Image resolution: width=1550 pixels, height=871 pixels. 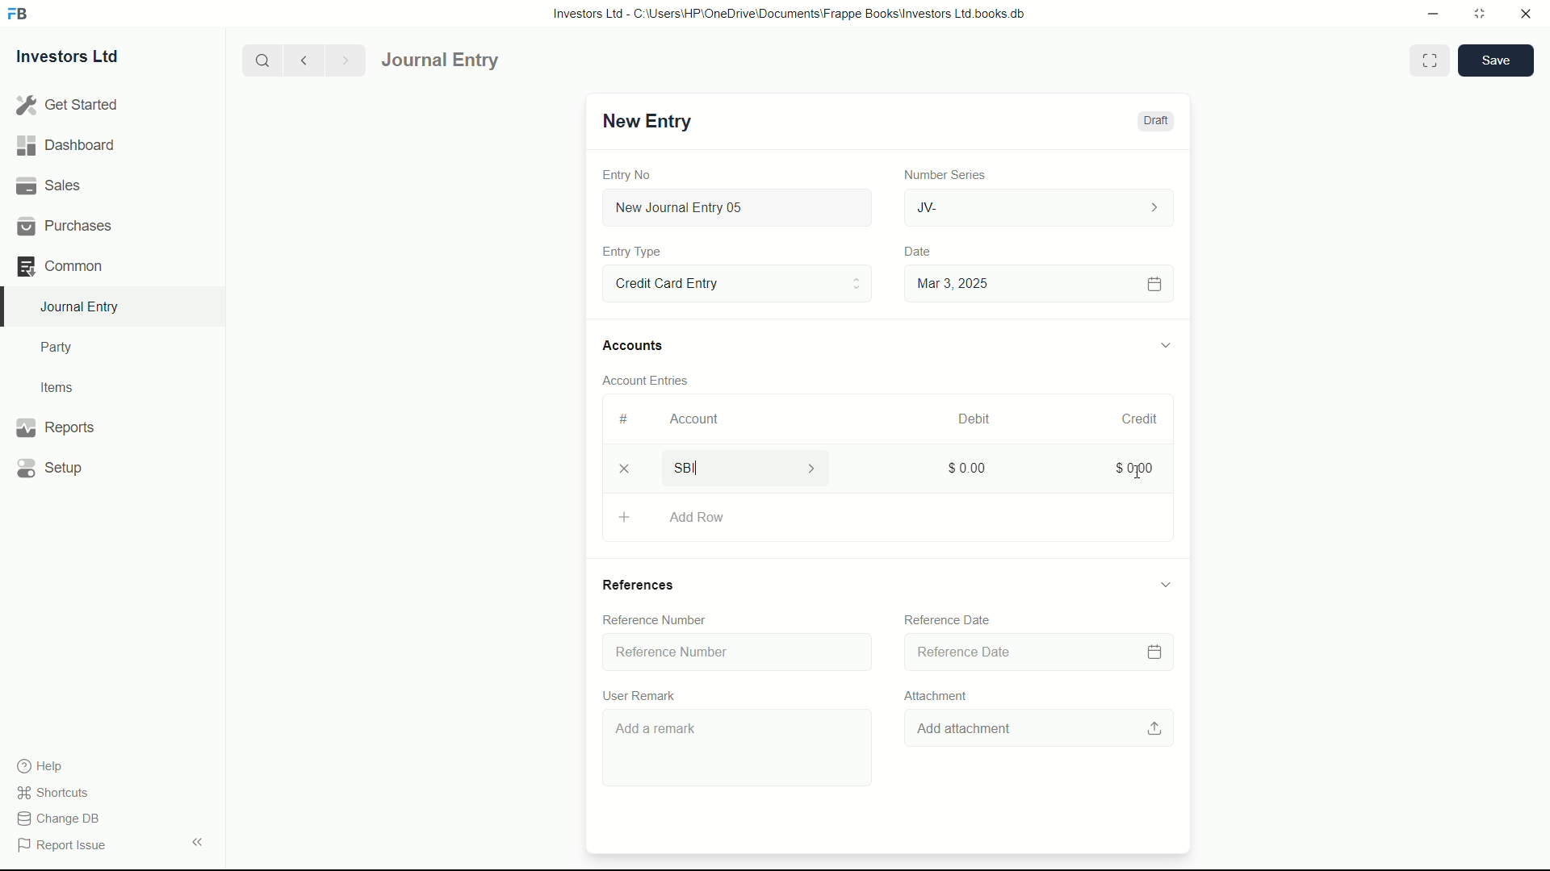 I want to click on Investors Ltd - C:\Users\HP\OneDrive\Documents\Frappe Books\Investors Ltd books.db, so click(x=791, y=13).